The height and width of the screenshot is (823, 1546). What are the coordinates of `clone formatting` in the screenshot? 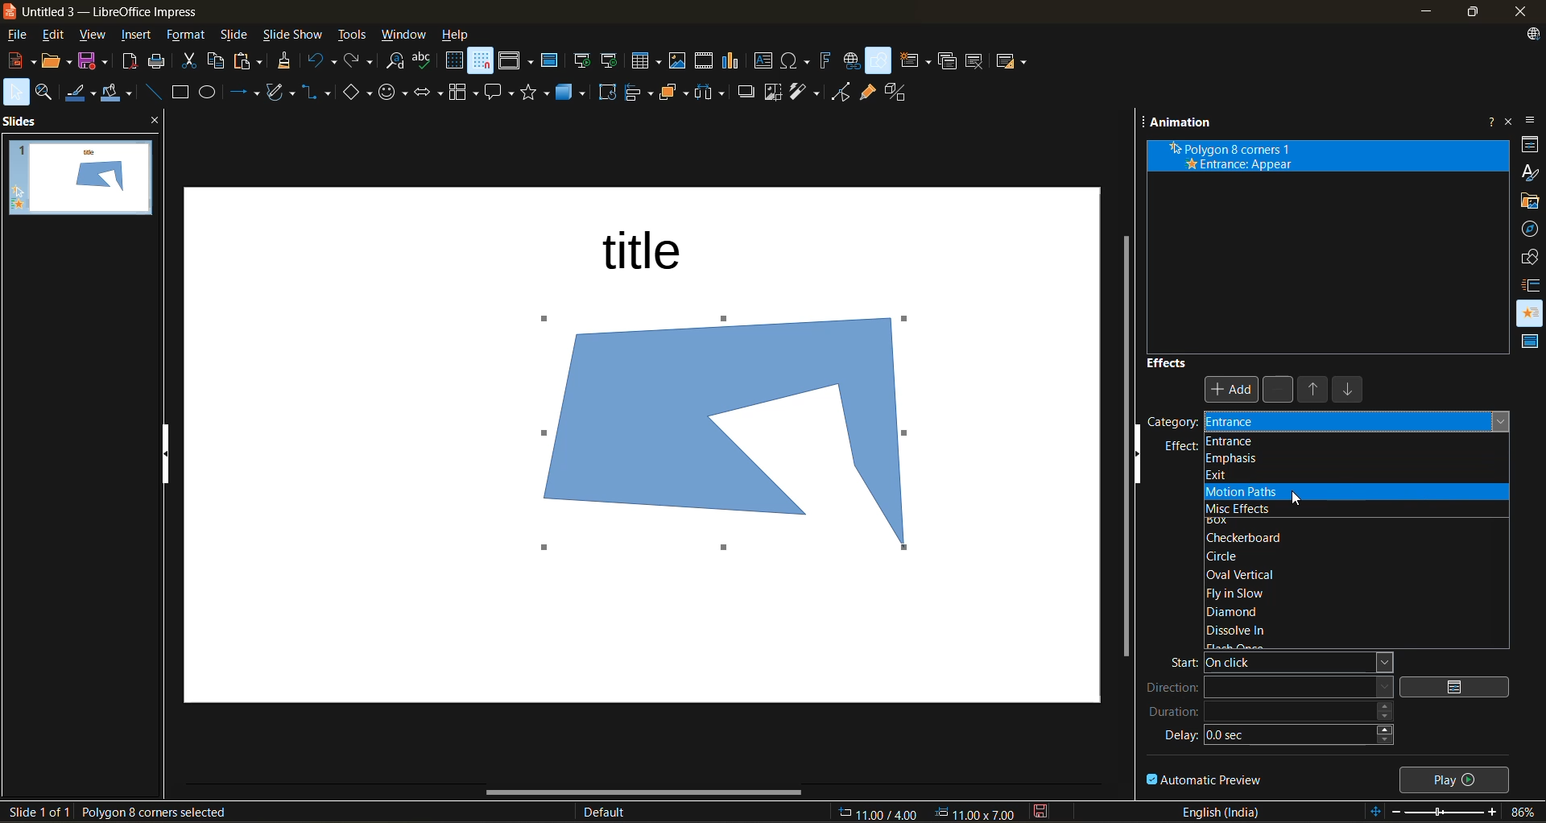 It's located at (285, 62).